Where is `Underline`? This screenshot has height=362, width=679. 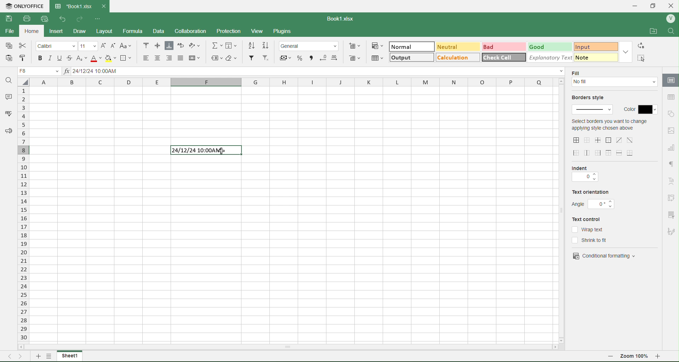 Underline is located at coordinates (59, 58).